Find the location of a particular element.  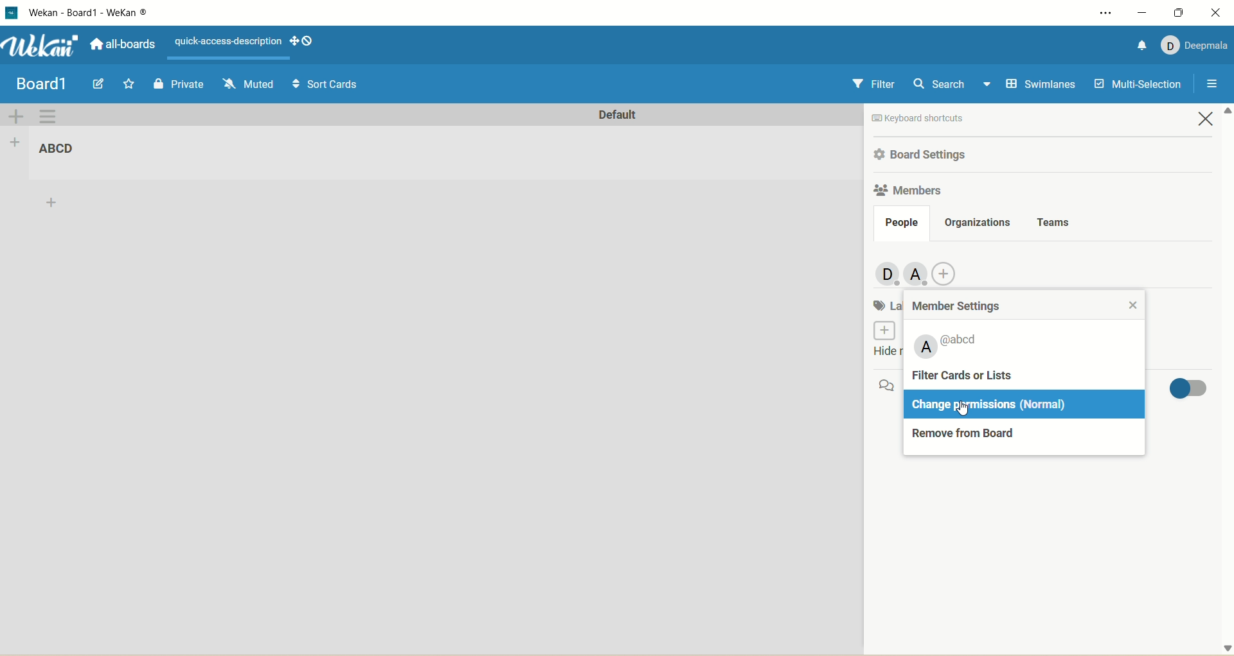

filter is located at coordinates (873, 85).